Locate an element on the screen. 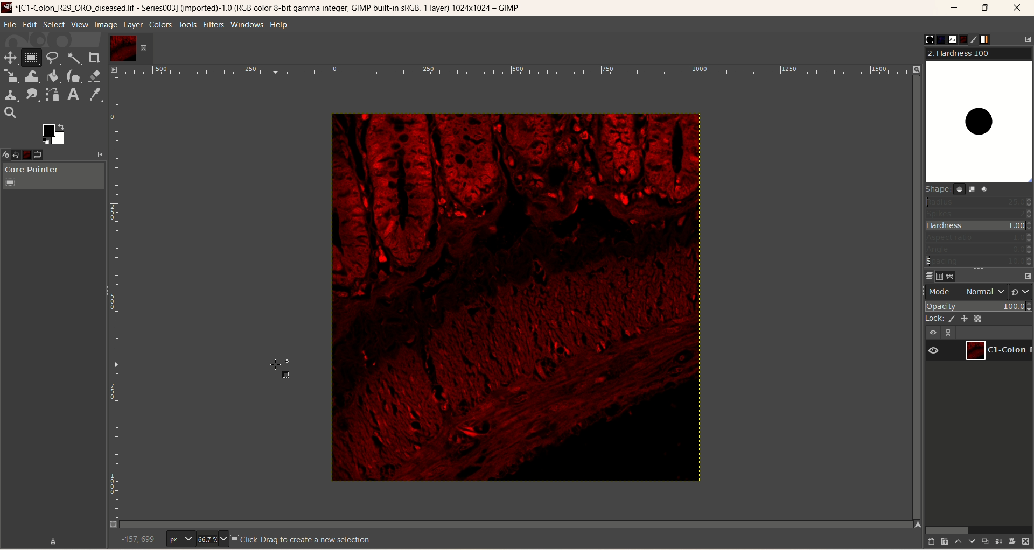 This screenshot has height=550, width=1034. image is located at coordinates (106, 25).